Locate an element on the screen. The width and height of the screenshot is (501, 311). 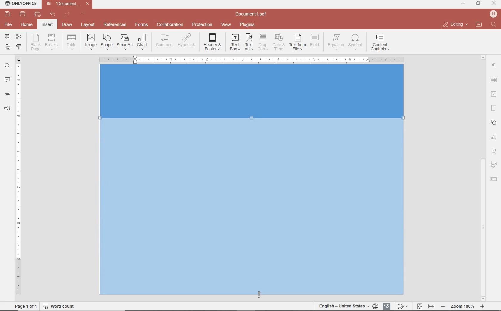
CHART is located at coordinates (494, 137).